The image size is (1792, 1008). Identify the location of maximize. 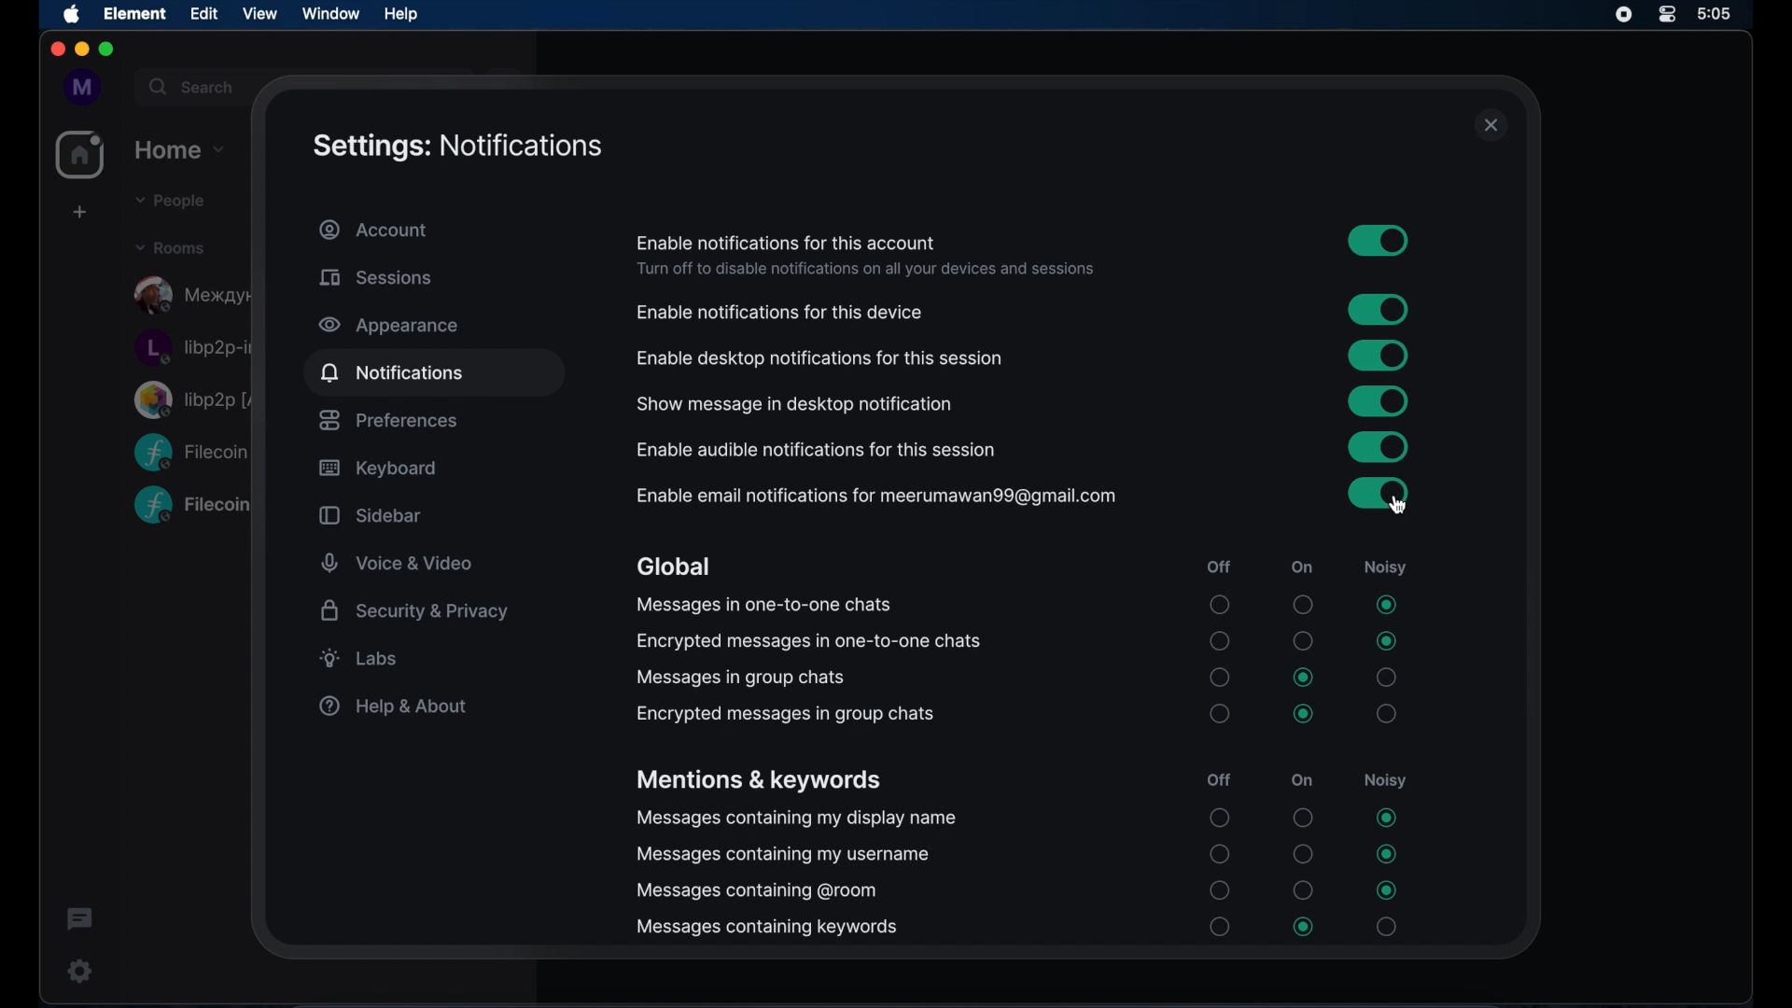
(108, 50).